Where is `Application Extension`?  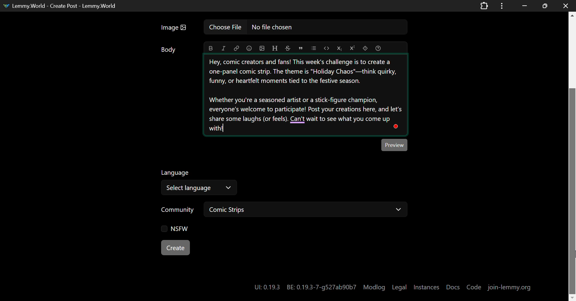 Application Extension is located at coordinates (485, 5).